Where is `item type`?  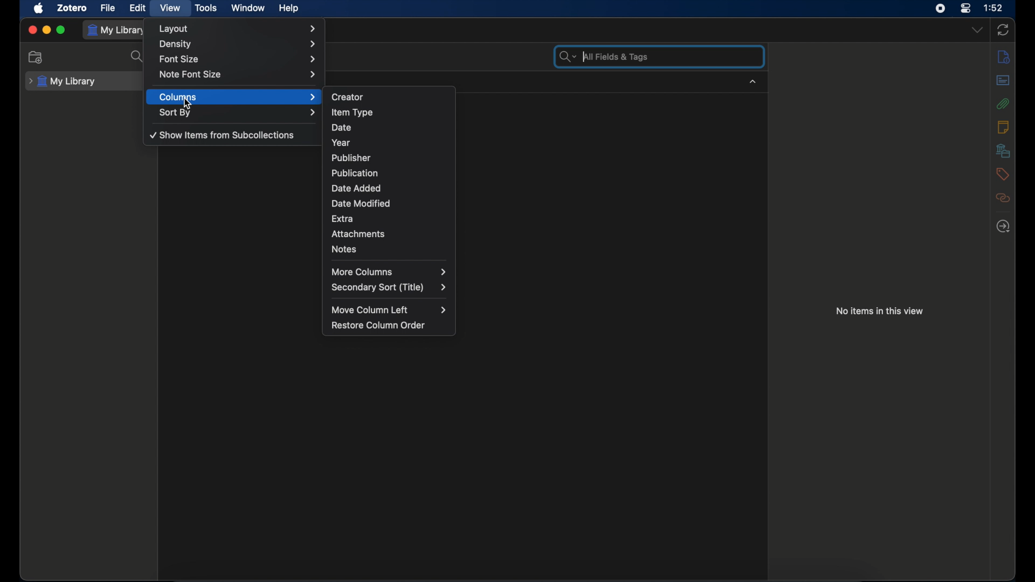 item type is located at coordinates (352, 112).